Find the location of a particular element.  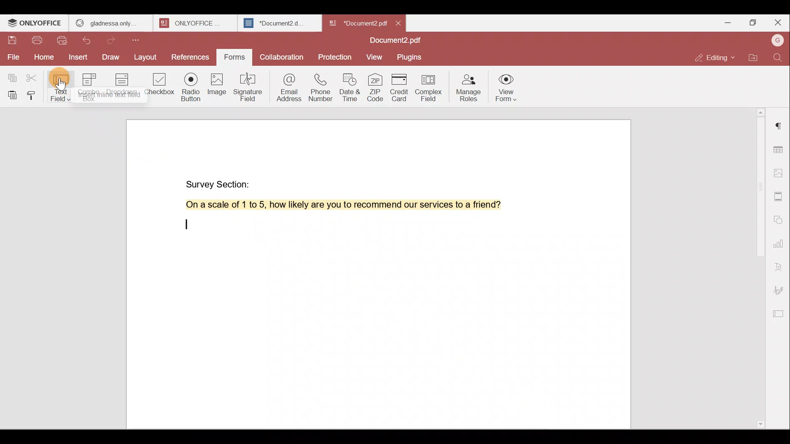

Date & time is located at coordinates (349, 85).